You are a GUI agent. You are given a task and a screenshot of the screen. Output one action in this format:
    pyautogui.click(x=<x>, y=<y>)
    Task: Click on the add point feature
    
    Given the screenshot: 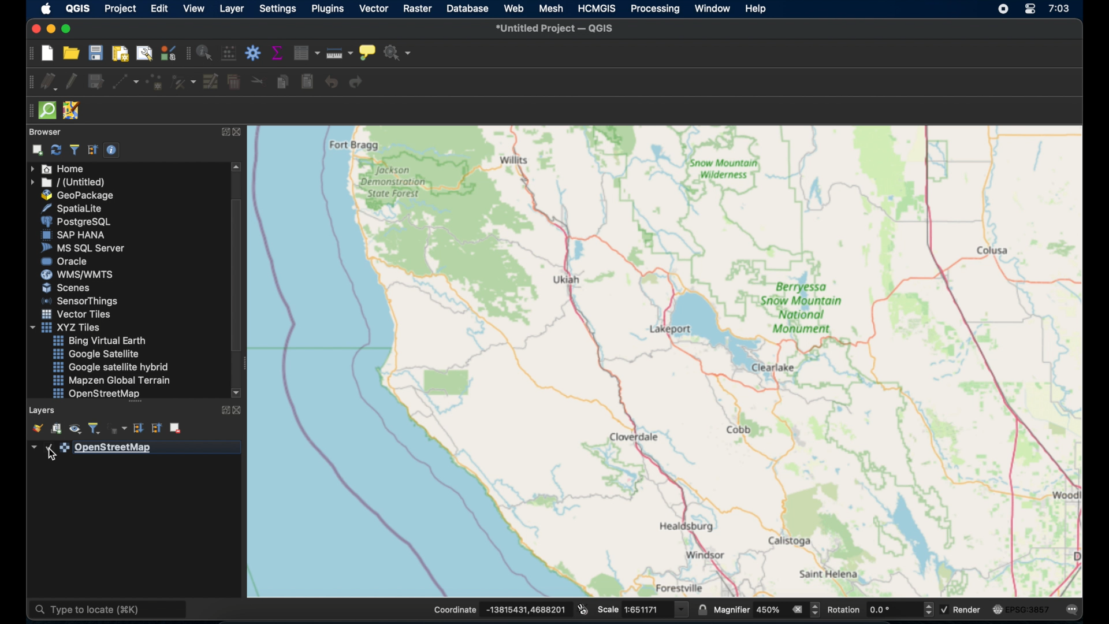 What is the action you would take?
    pyautogui.click(x=154, y=82)
    